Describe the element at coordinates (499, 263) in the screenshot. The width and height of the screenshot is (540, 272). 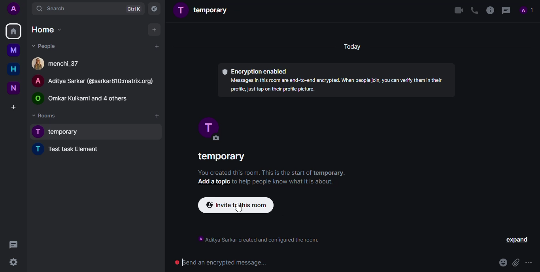
I see `emoji` at that location.